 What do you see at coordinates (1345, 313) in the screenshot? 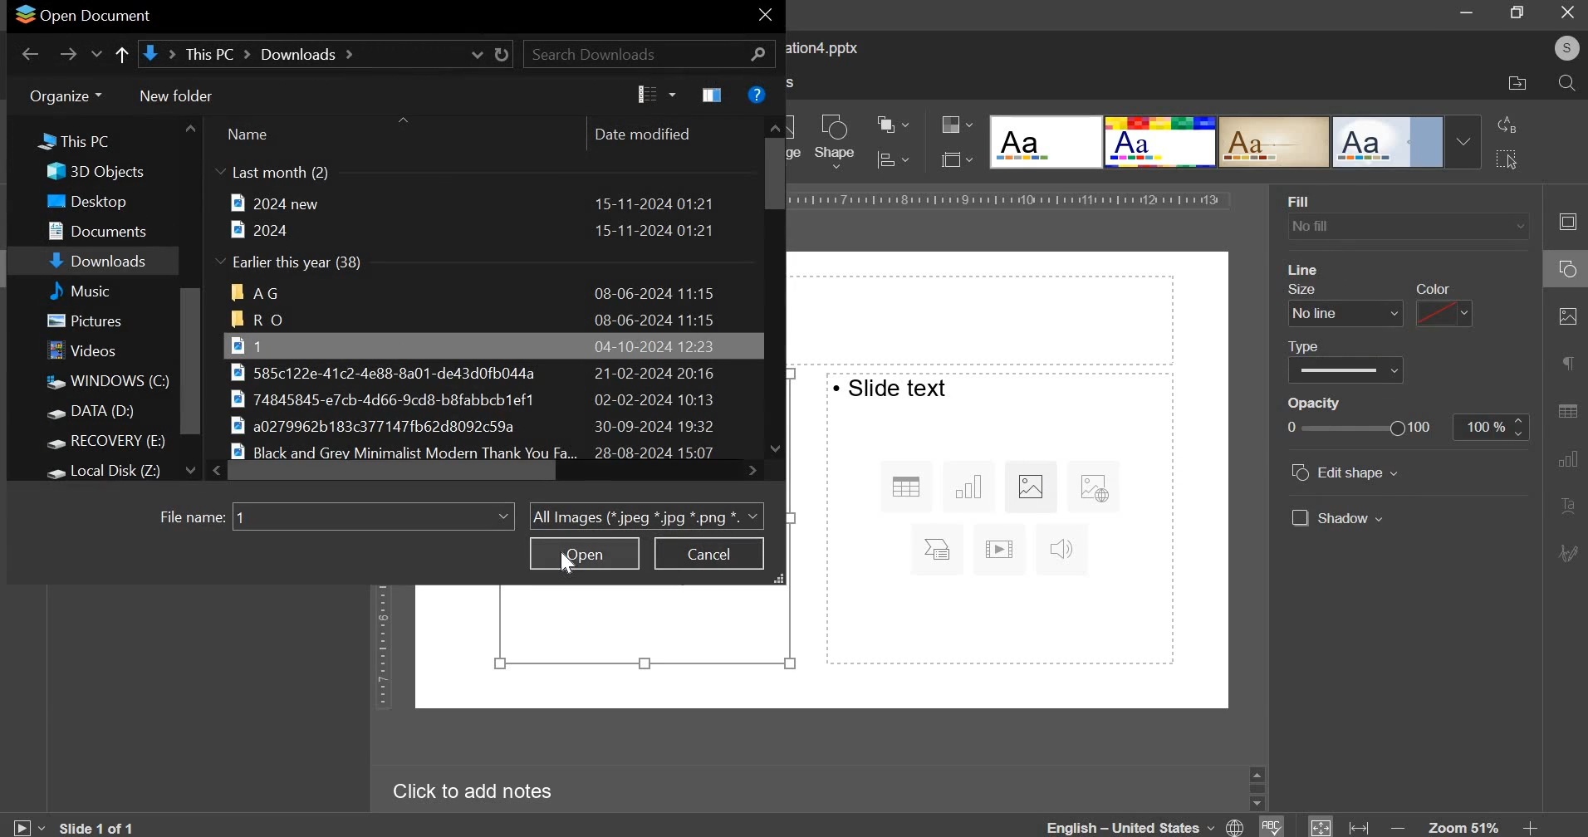
I see `line size` at bounding box center [1345, 313].